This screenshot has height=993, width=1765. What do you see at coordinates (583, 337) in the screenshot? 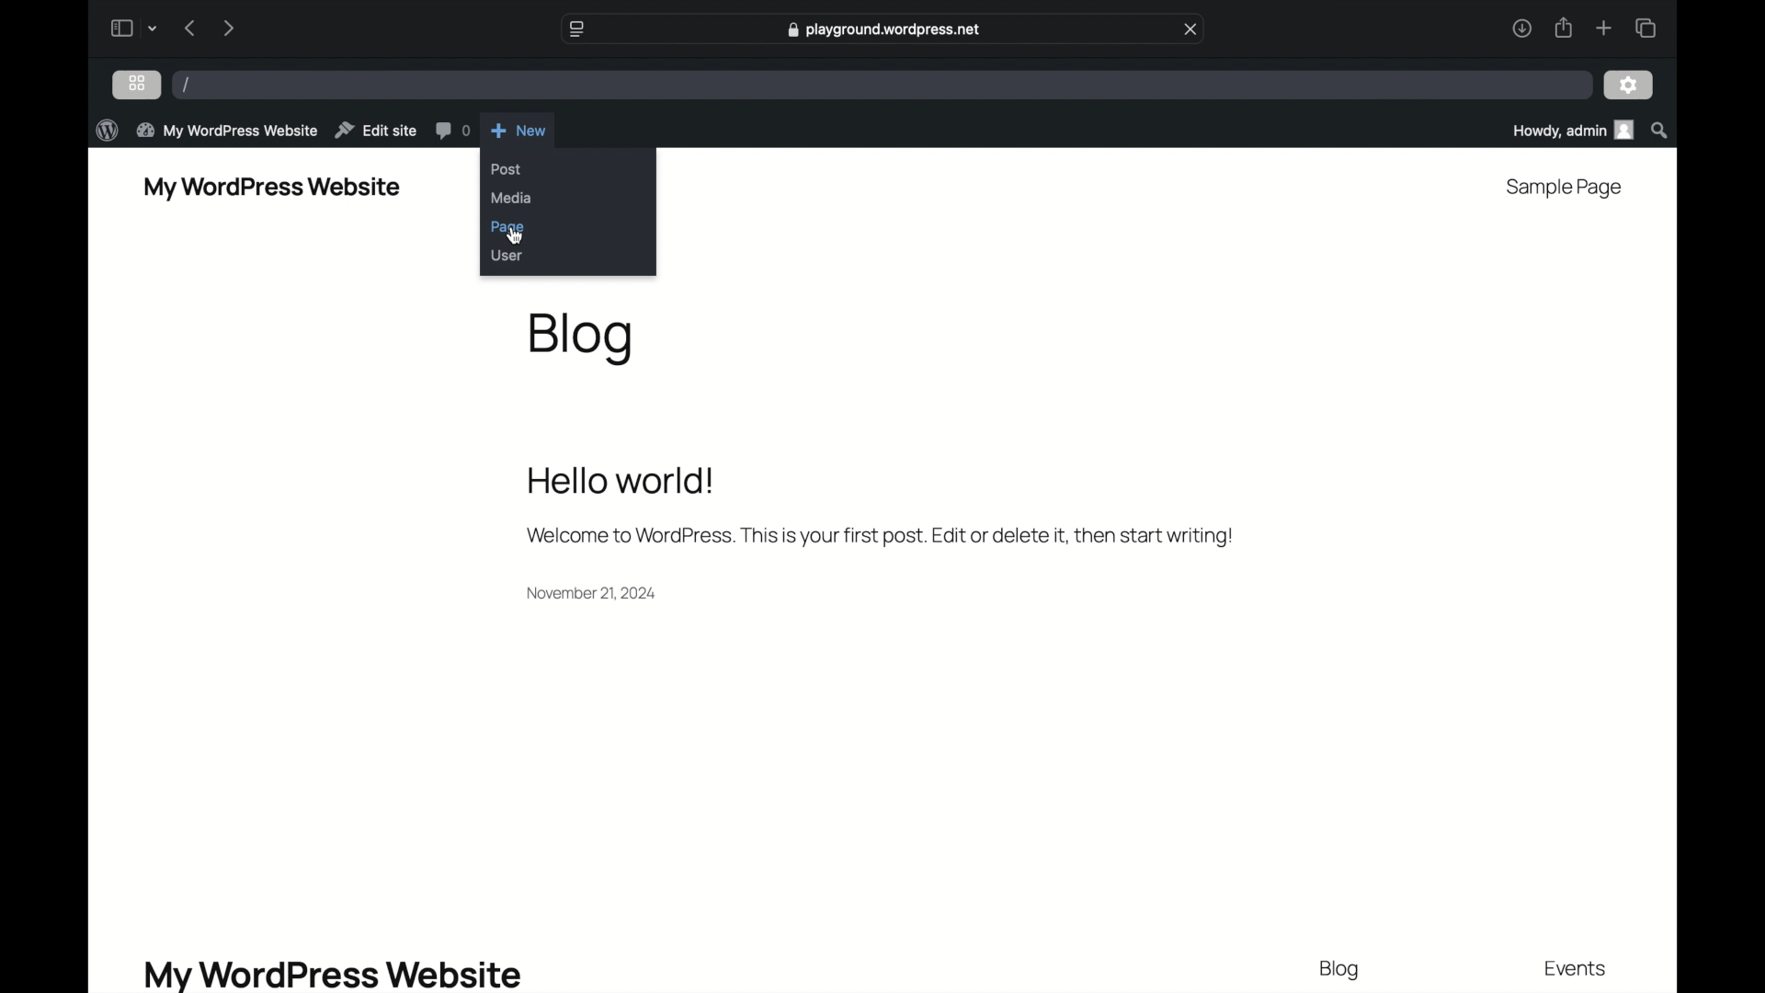
I see `blog` at bounding box center [583, 337].